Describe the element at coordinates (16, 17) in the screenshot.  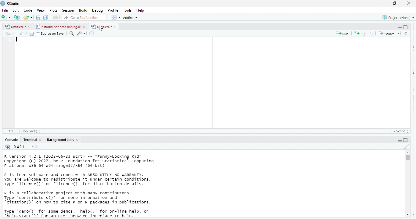
I see `create a project` at that location.